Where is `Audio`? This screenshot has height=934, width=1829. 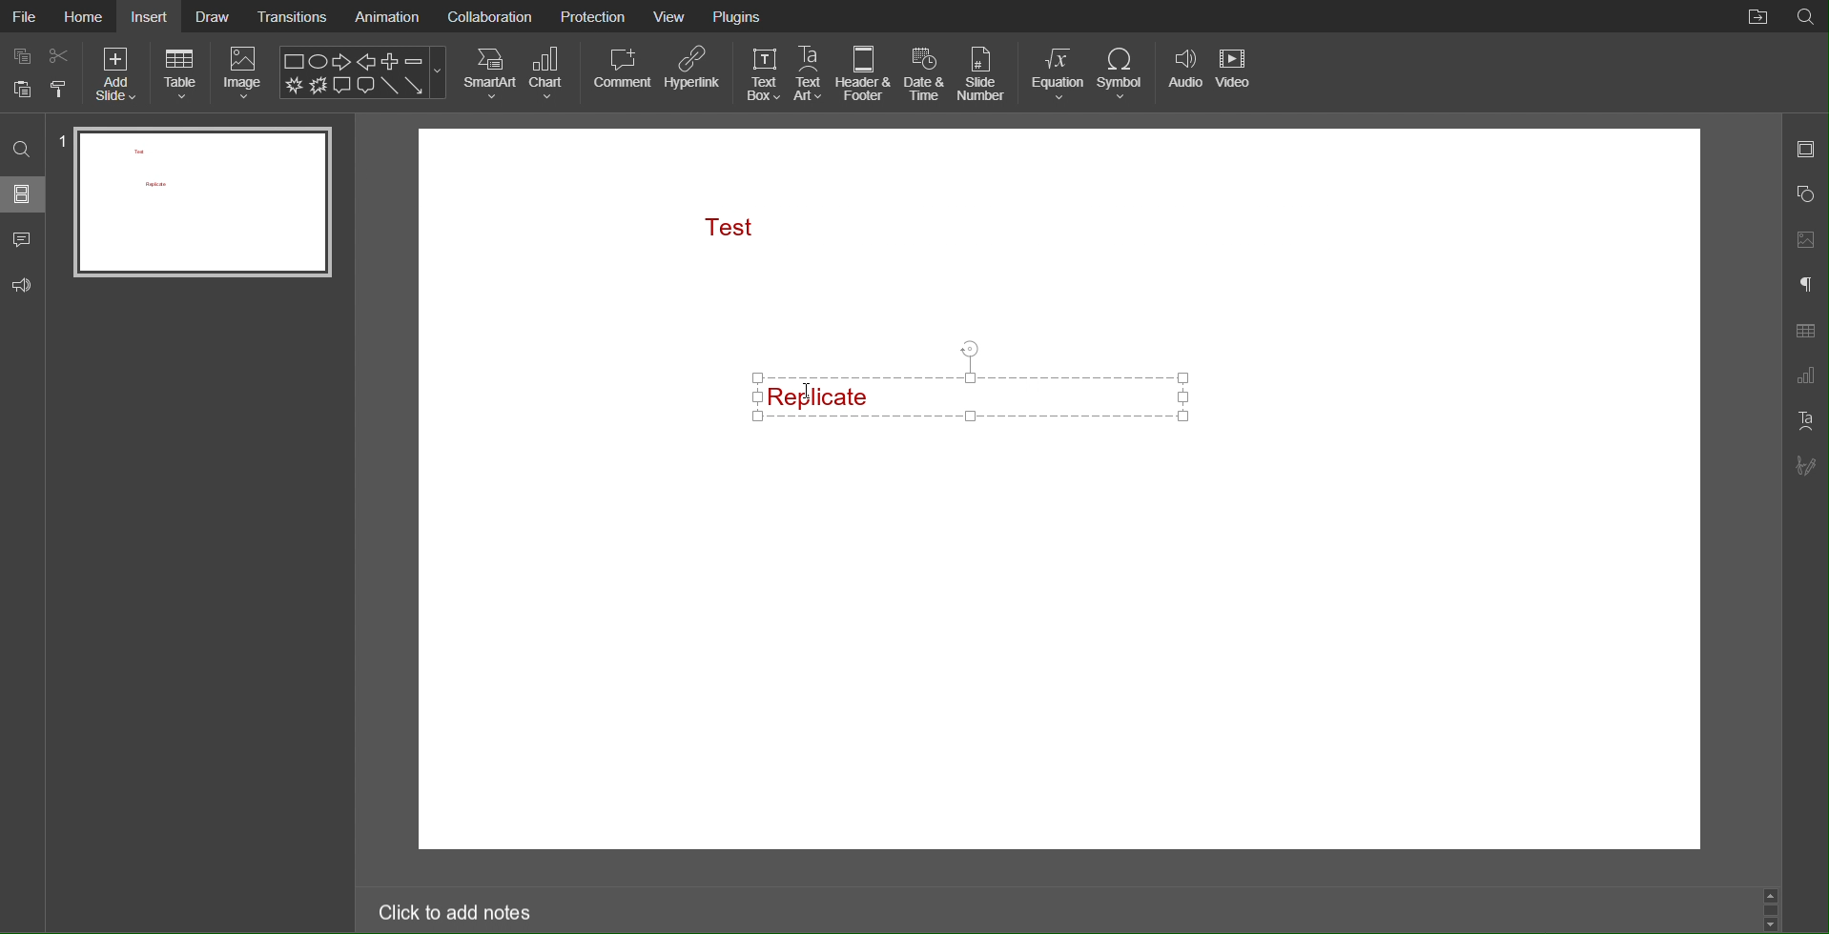 Audio is located at coordinates (1184, 74).